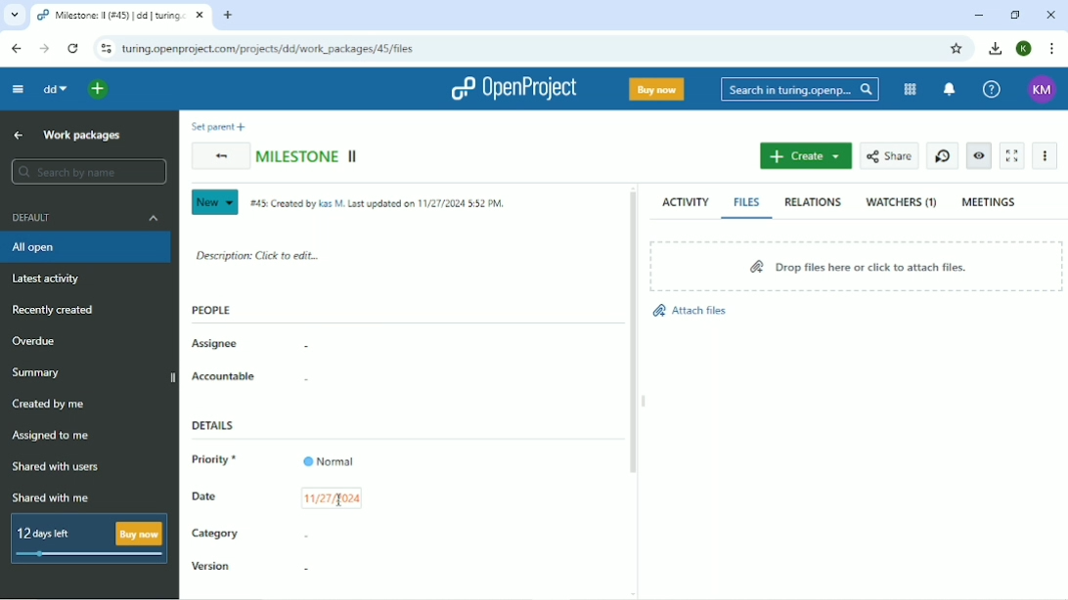 Image resolution: width=1068 pixels, height=600 pixels. I want to click on Start new timer, so click(943, 156).